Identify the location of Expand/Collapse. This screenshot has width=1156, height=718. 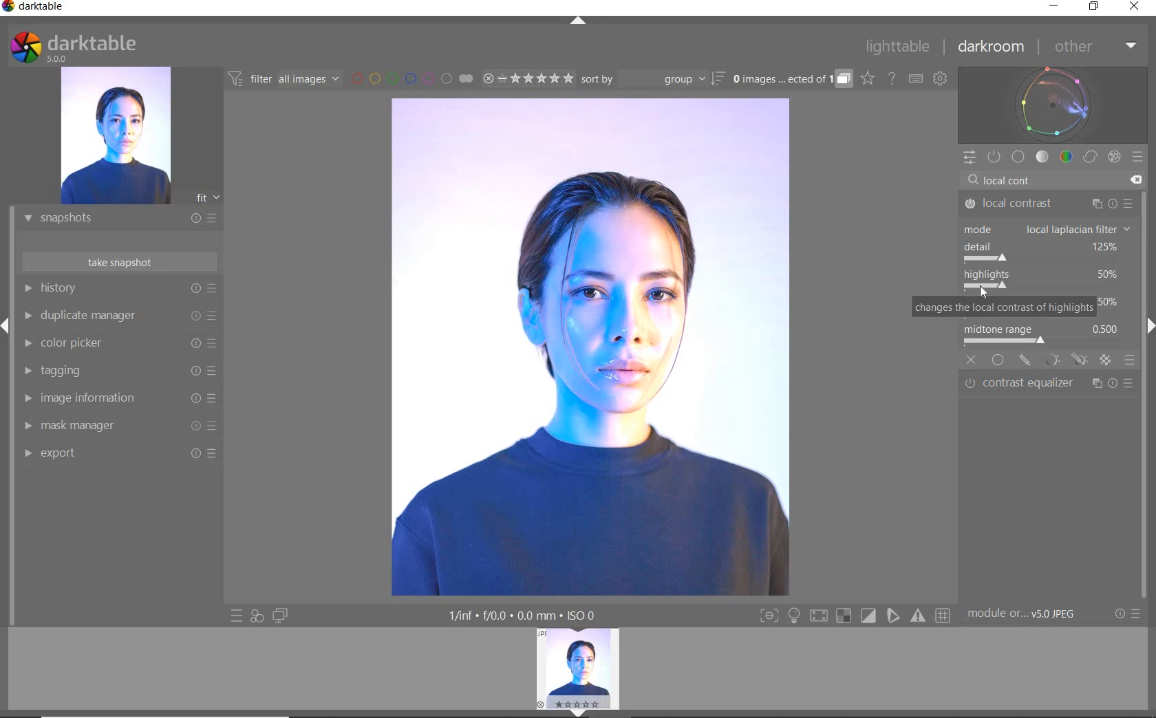
(7, 326).